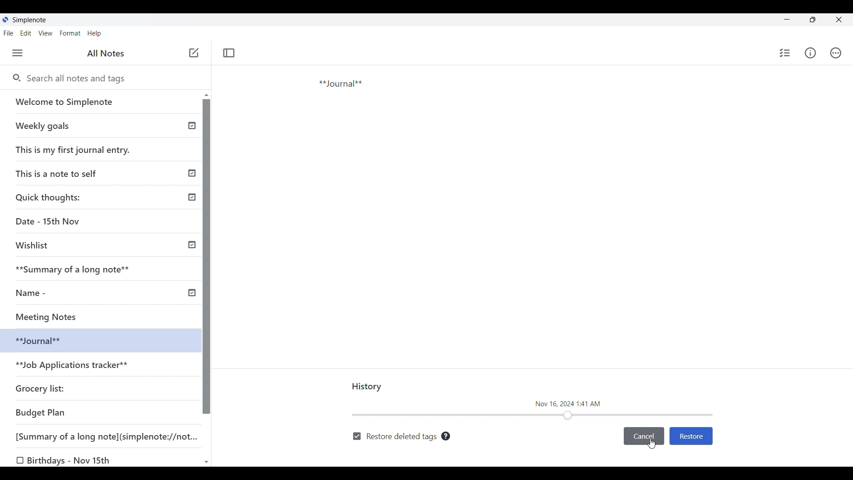  I want to click on This is my first journal entry., so click(74, 149).